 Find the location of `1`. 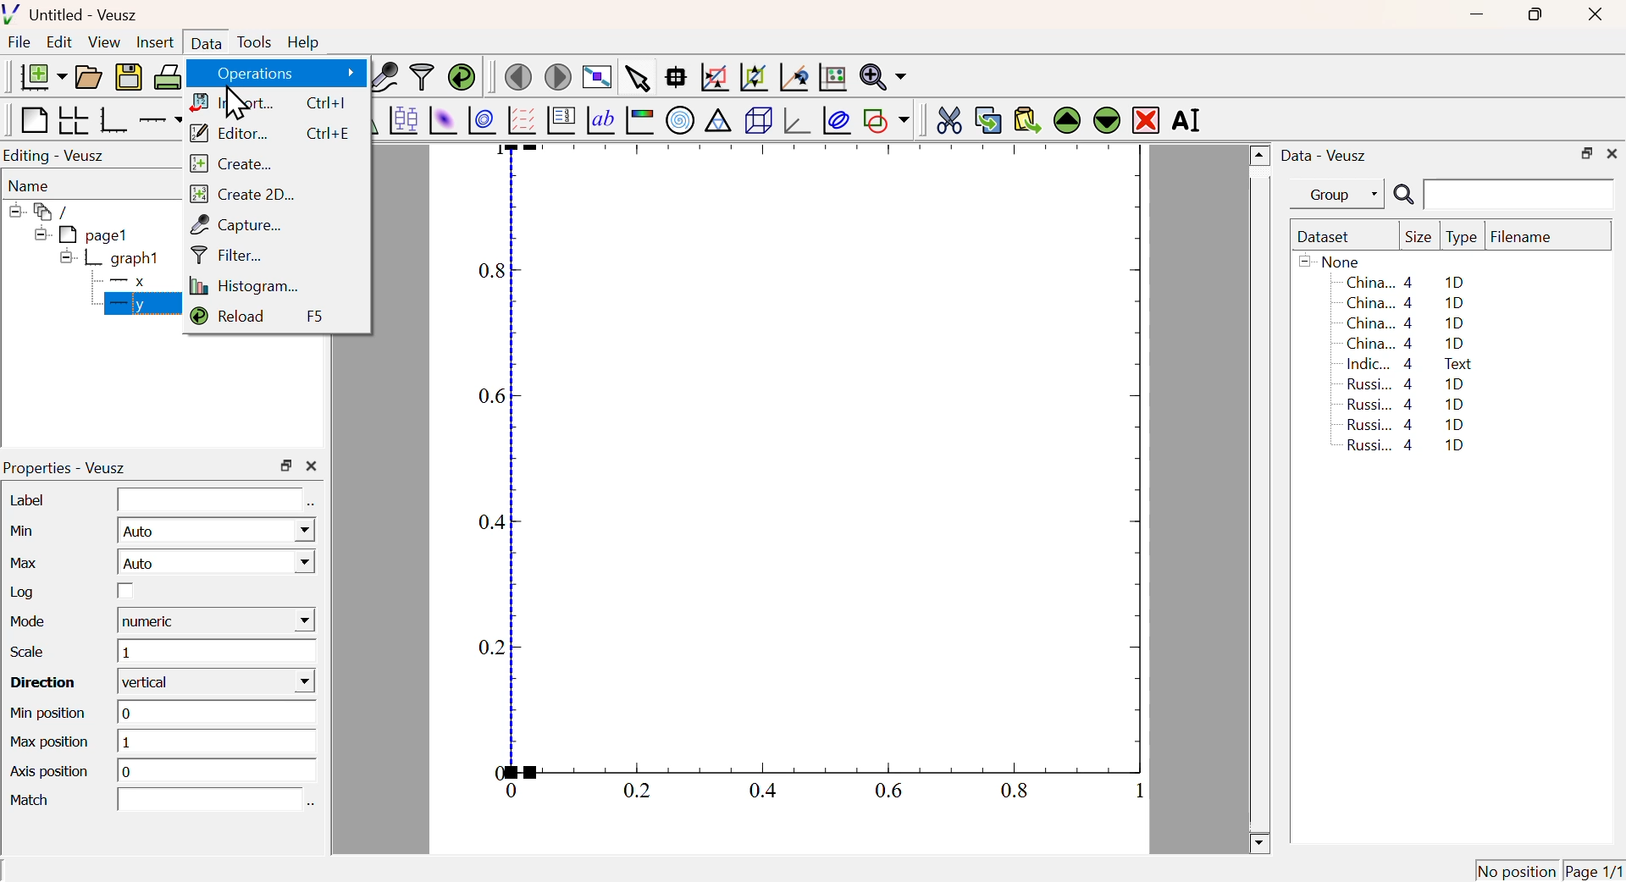

1 is located at coordinates (217, 743).